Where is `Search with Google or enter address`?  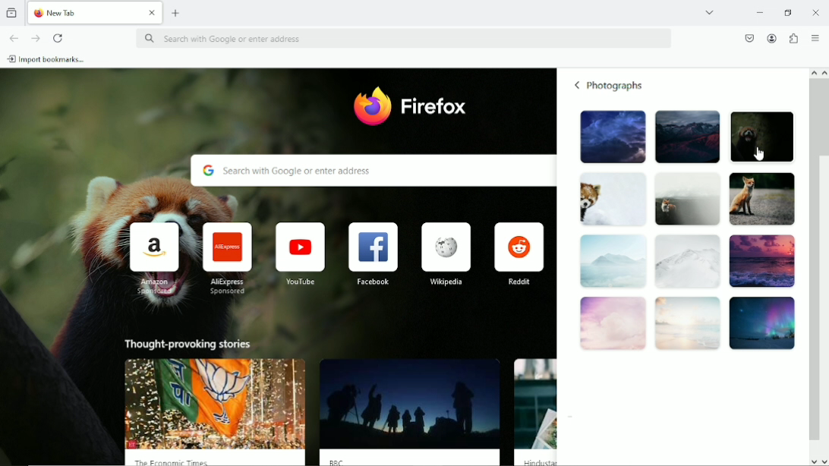
Search with Google or enter address is located at coordinates (404, 39).